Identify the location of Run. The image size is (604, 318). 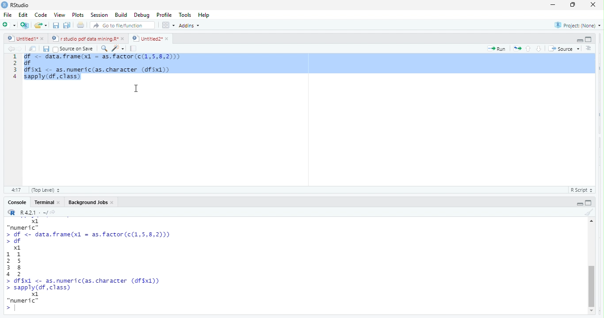
(496, 49).